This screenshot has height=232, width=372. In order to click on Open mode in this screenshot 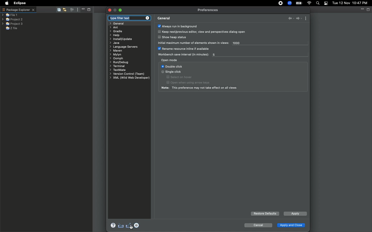, I will do `click(169, 60)`.